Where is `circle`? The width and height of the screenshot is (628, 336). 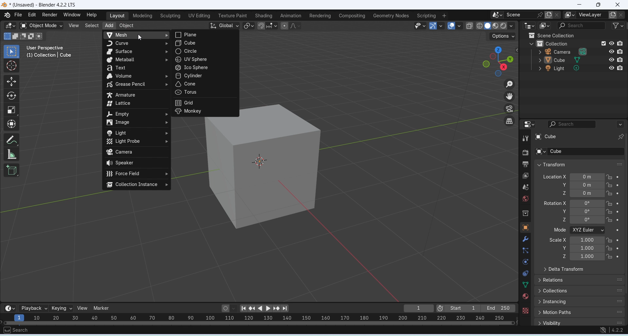 circle is located at coordinates (203, 52).